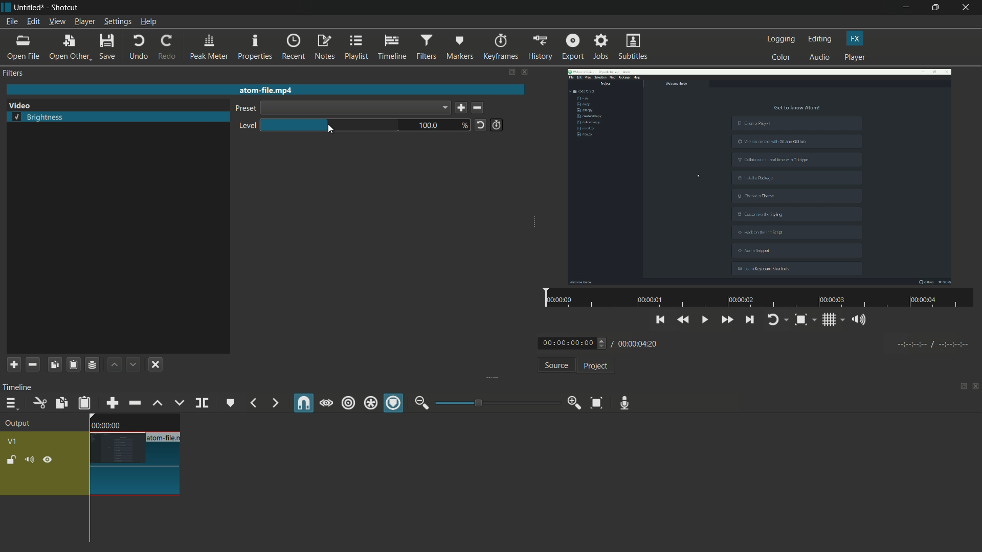 The image size is (982, 552). What do you see at coordinates (728, 321) in the screenshot?
I see `quickly play forward` at bounding box center [728, 321].